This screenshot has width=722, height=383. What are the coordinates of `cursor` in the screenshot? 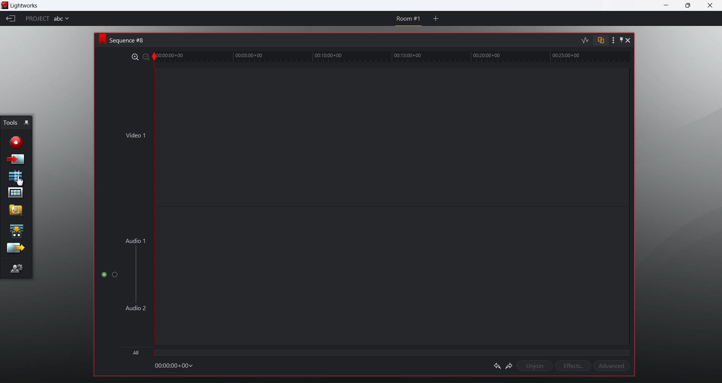 It's located at (20, 180).